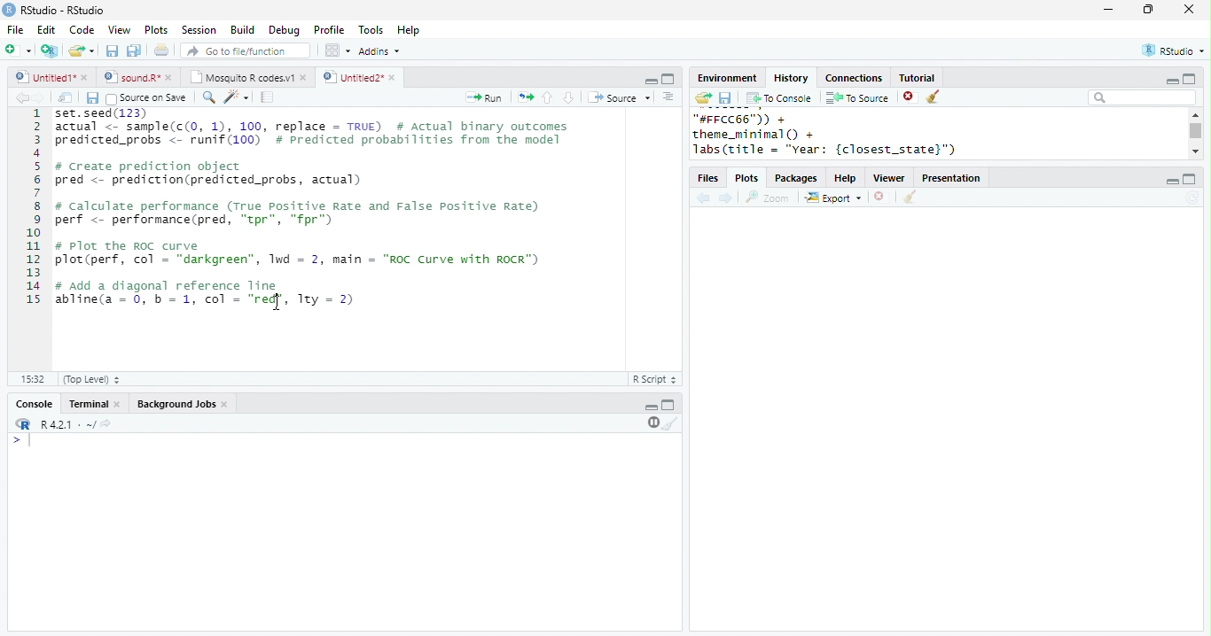 The image size is (1211, 636). Describe the element at coordinates (668, 97) in the screenshot. I see `options` at that location.